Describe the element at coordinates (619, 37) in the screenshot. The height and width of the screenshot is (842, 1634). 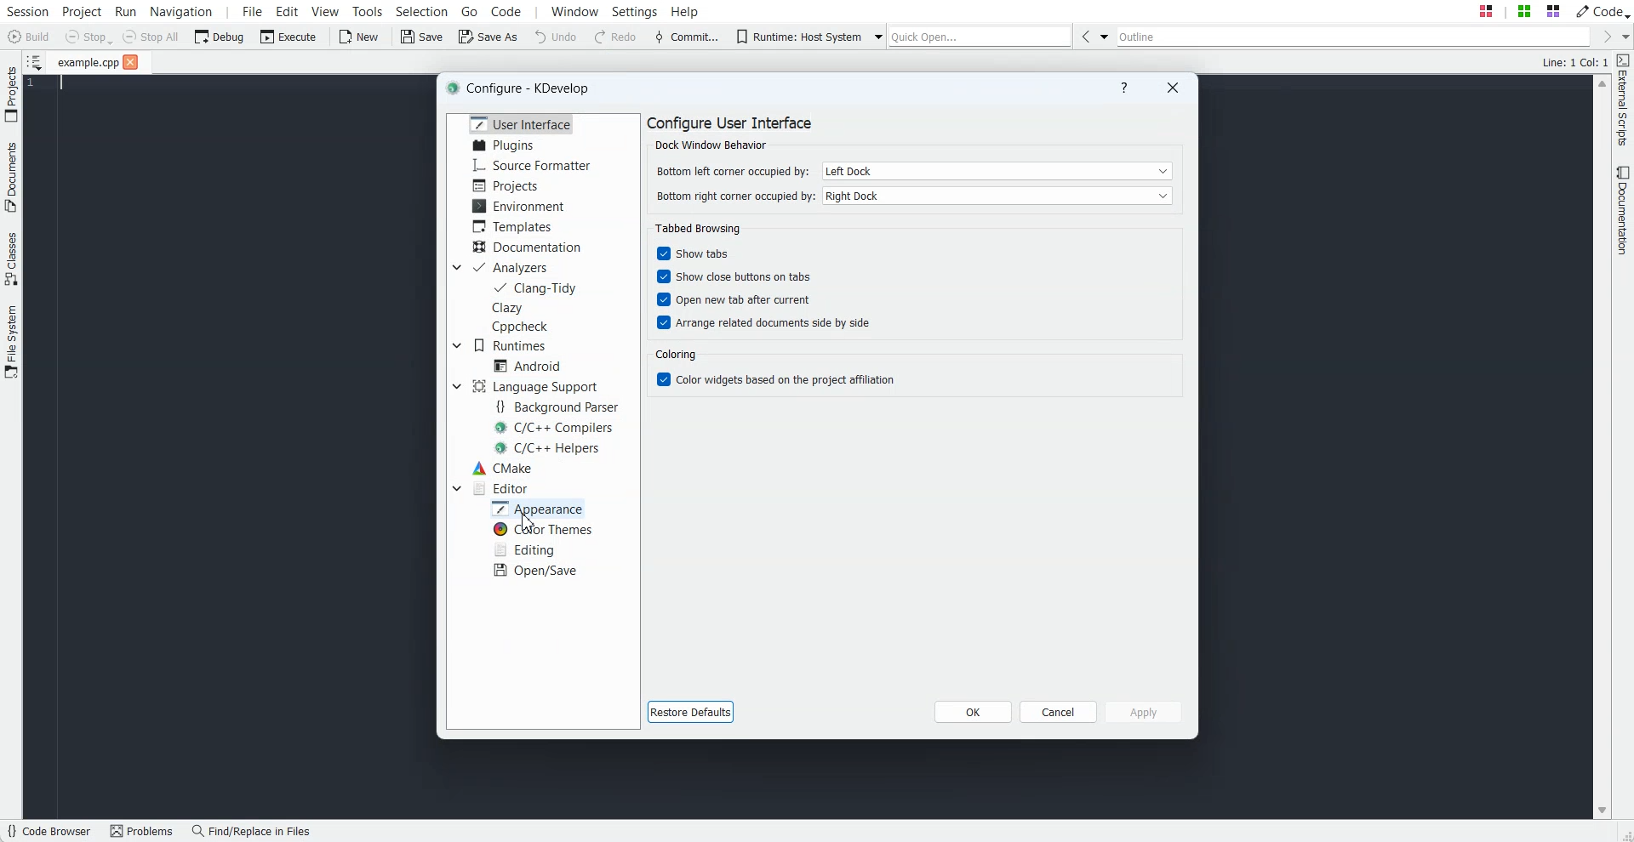
I see `Redo` at that location.